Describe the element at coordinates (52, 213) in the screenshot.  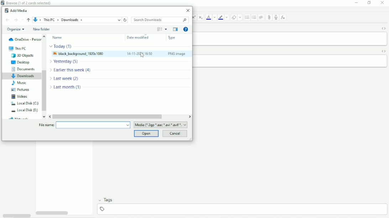
I see `Horizontal scrollbar` at that location.